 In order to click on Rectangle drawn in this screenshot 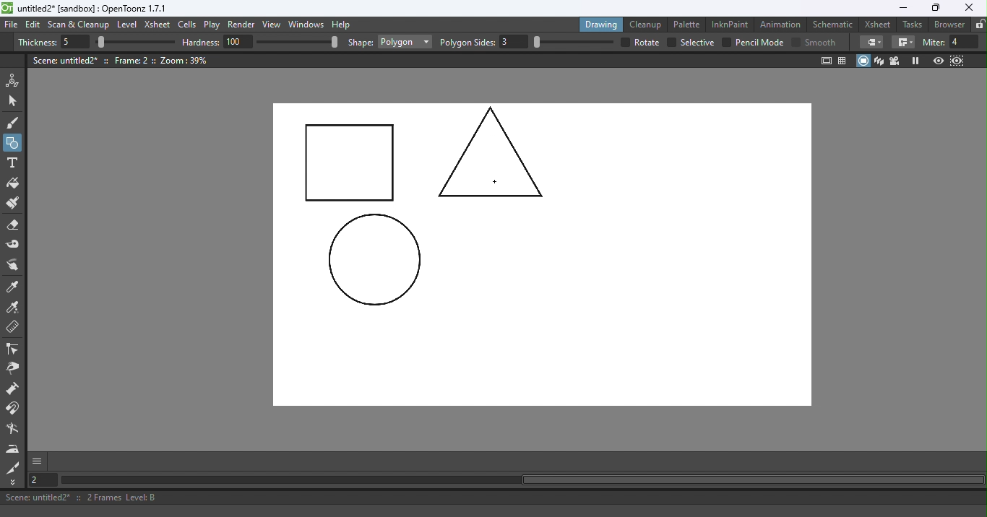, I will do `click(350, 164)`.